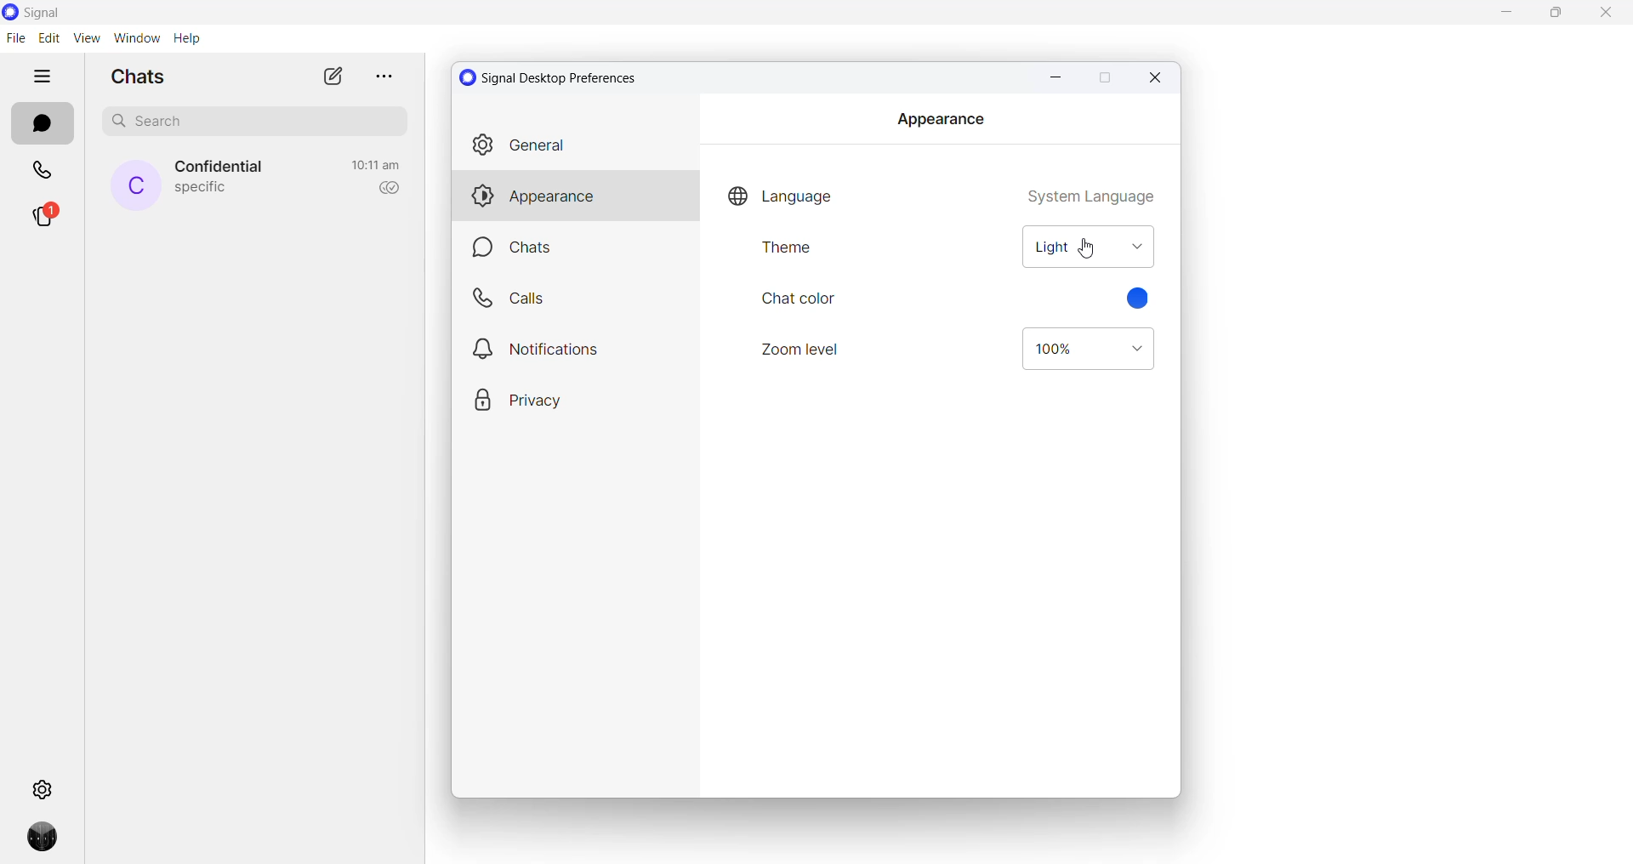 The image size is (1633, 864). I want to click on zoom level, so click(804, 350).